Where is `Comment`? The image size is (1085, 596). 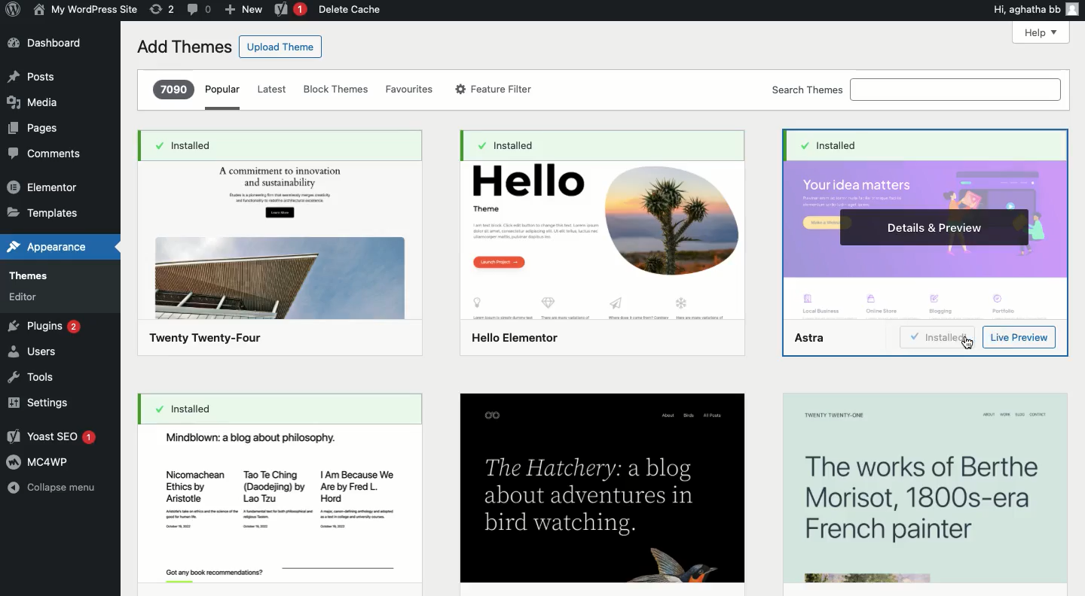
Comment is located at coordinates (45, 157).